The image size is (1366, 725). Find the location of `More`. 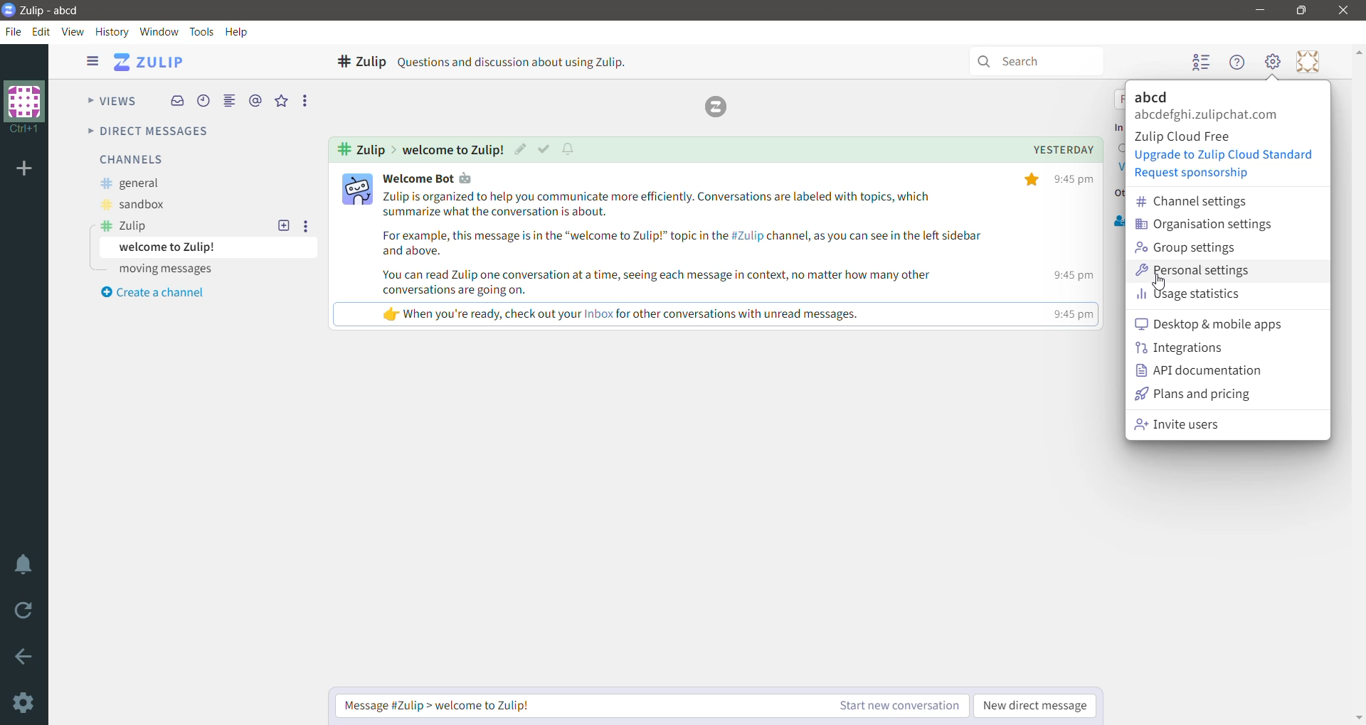

More is located at coordinates (308, 101).